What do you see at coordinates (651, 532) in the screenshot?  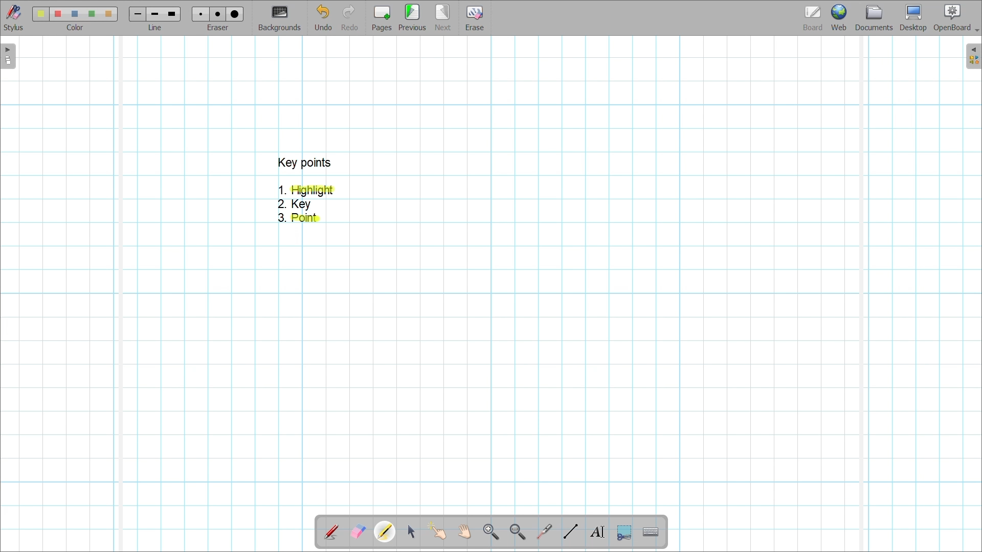 I see `Display virtual keyboard` at bounding box center [651, 532].